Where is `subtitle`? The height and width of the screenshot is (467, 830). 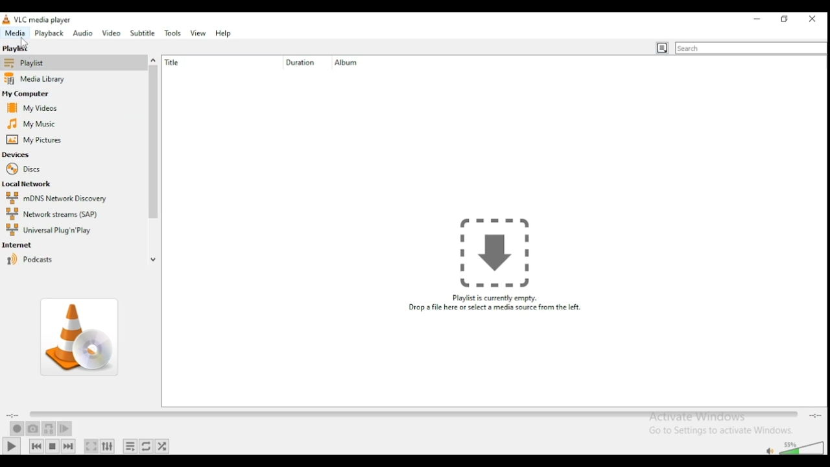 subtitle is located at coordinates (143, 33).